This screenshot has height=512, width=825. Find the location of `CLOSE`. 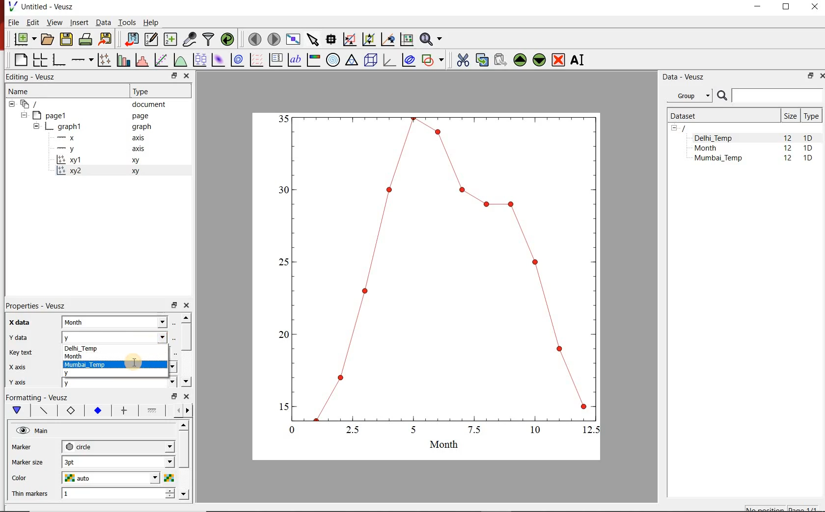

CLOSE is located at coordinates (821, 76).